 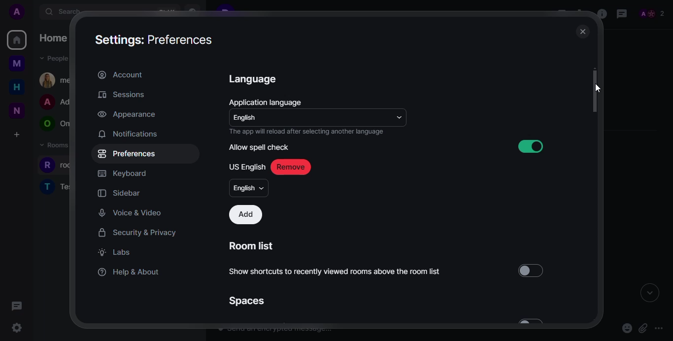 I want to click on close, so click(x=582, y=32).